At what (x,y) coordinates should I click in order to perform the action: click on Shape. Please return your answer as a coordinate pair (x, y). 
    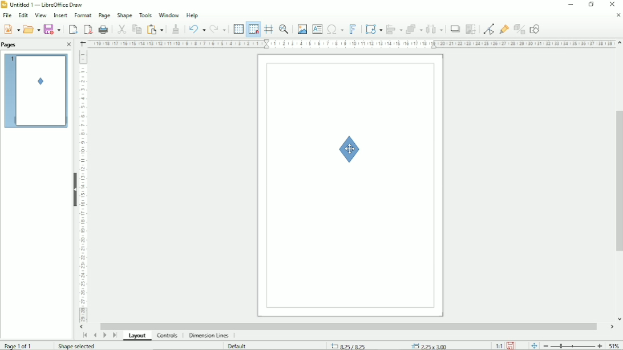
    Looking at the image, I should click on (351, 149).